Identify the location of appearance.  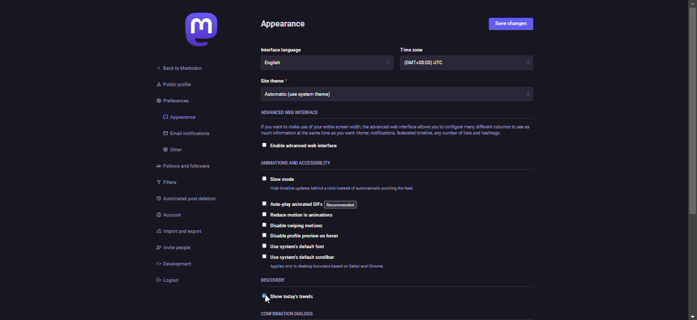
(287, 25).